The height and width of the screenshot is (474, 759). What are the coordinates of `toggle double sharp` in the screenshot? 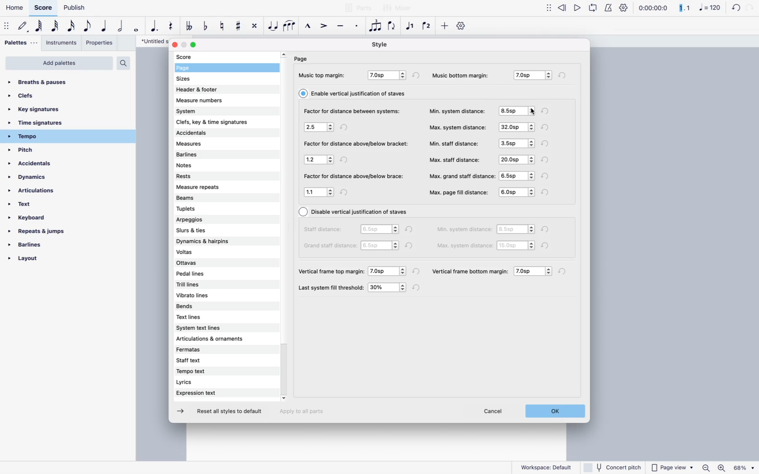 It's located at (256, 27).